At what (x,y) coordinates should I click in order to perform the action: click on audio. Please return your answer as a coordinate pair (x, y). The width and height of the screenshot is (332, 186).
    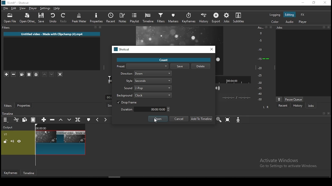
    Looking at the image, I should click on (291, 22).